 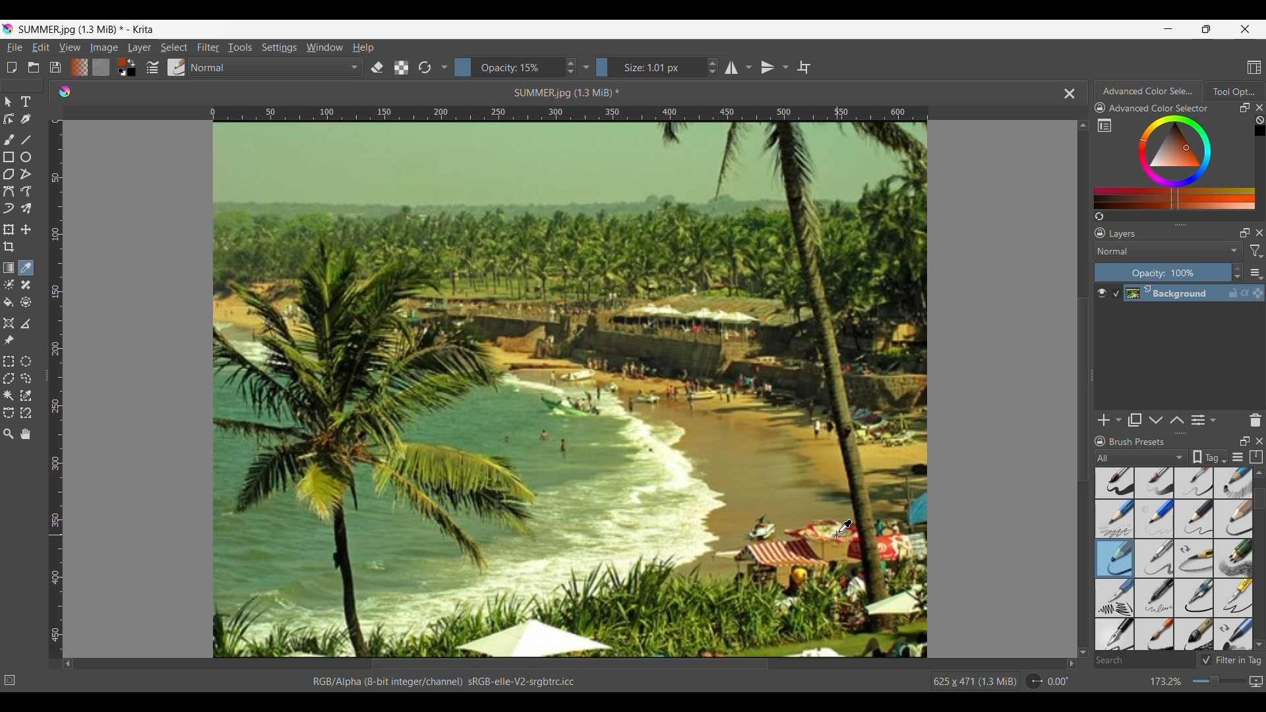 I want to click on Calligraphy, so click(x=27, y=119).